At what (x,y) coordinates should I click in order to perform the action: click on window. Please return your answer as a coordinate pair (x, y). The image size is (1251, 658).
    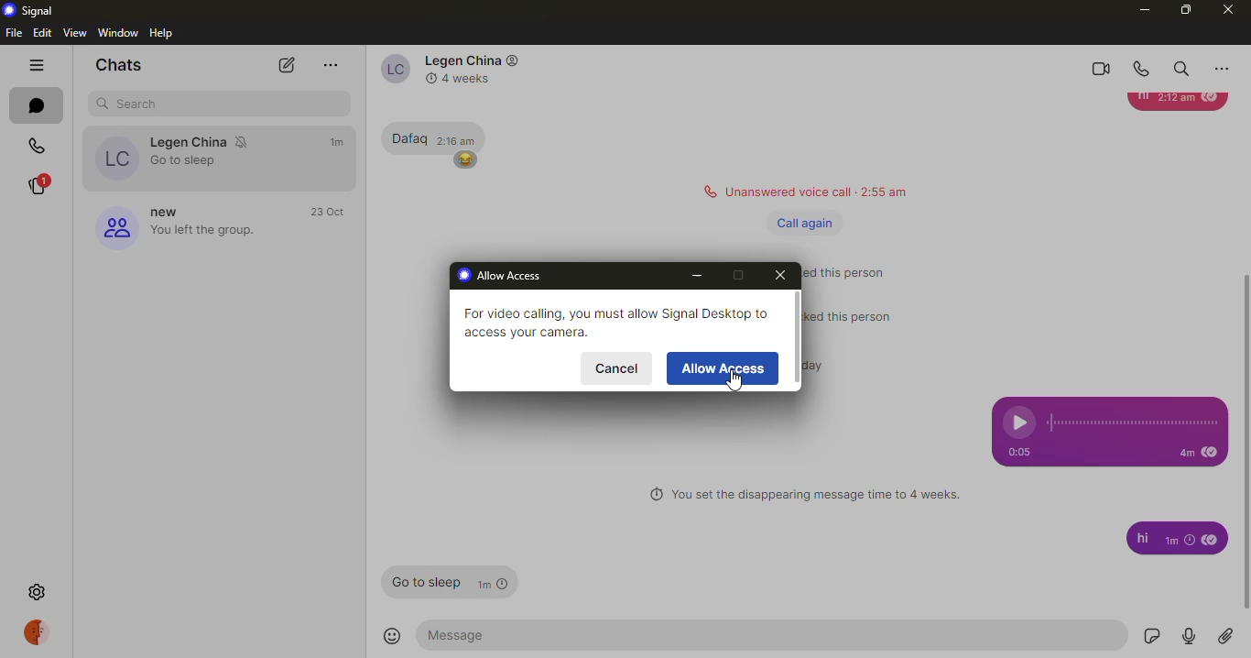
    Looking at the image, I should click on (118, 32).